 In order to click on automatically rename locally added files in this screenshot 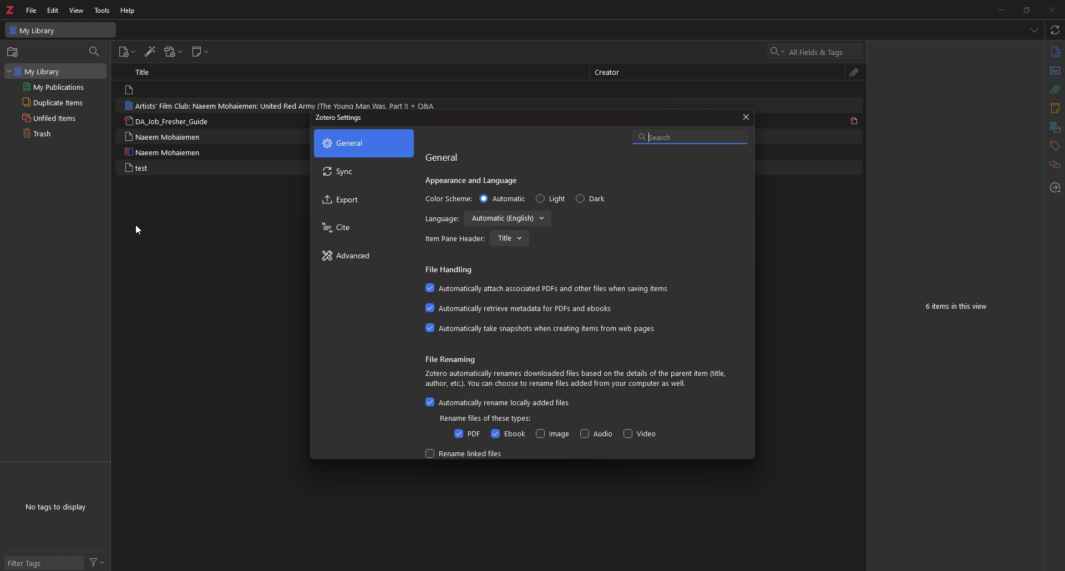, I will do `click(498, 403)`.